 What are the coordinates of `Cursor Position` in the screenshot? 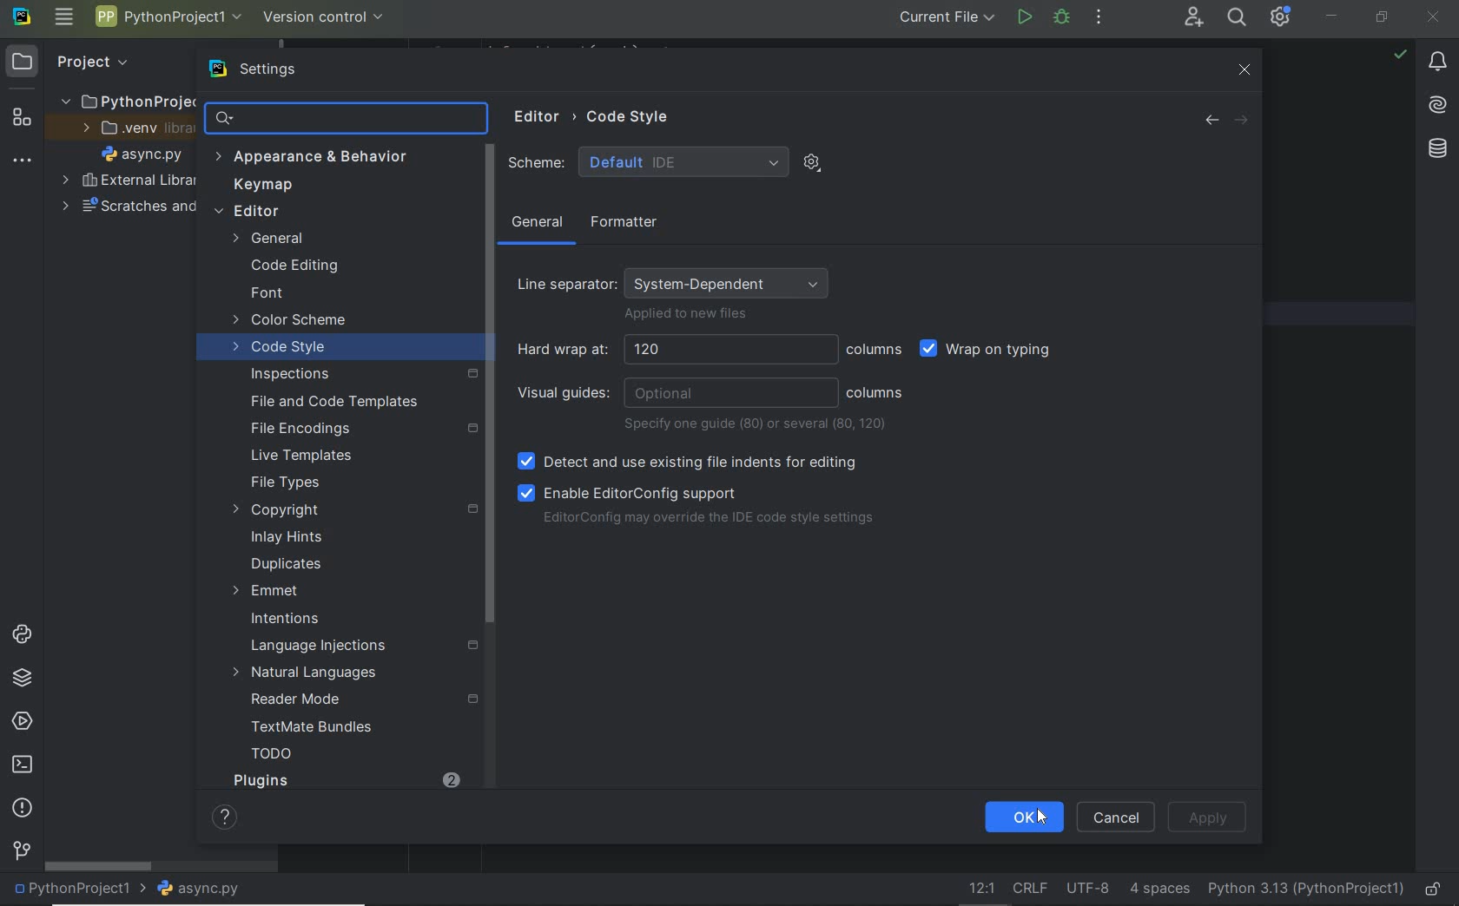 It's located at (1041, 817).